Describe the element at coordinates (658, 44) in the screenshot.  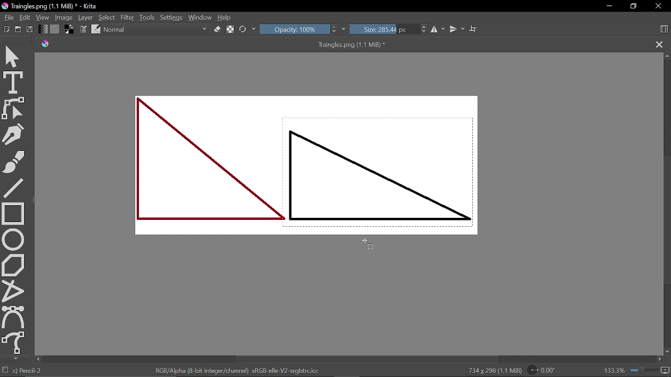
I see `Close tab` at that location.